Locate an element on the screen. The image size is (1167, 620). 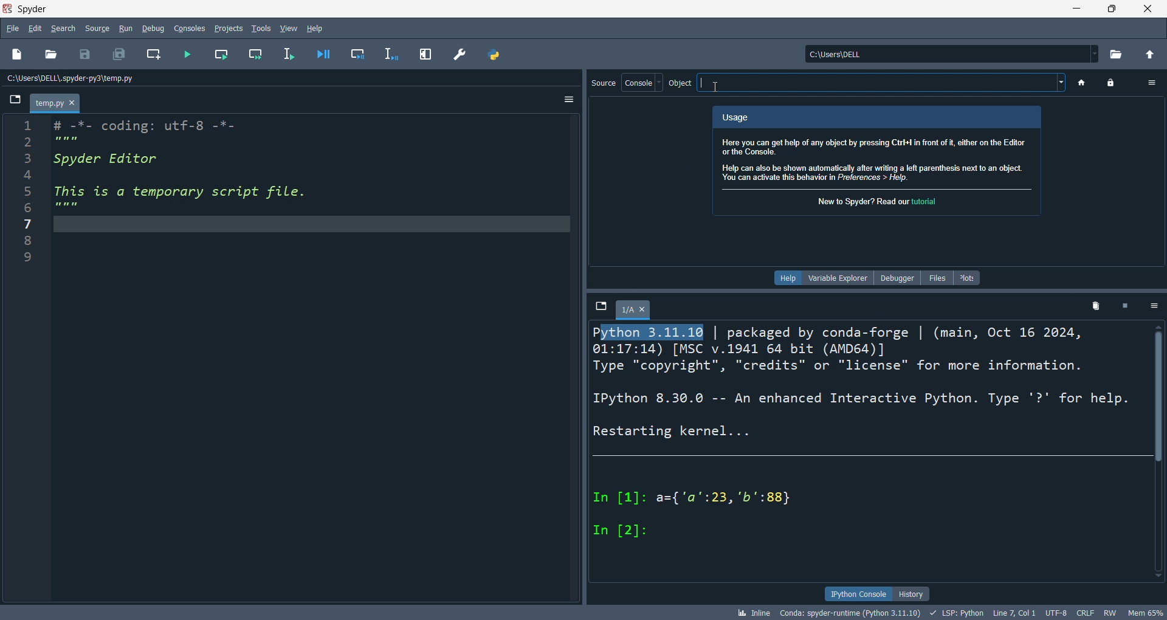
1/A tab is located at coordinates (634, 309).